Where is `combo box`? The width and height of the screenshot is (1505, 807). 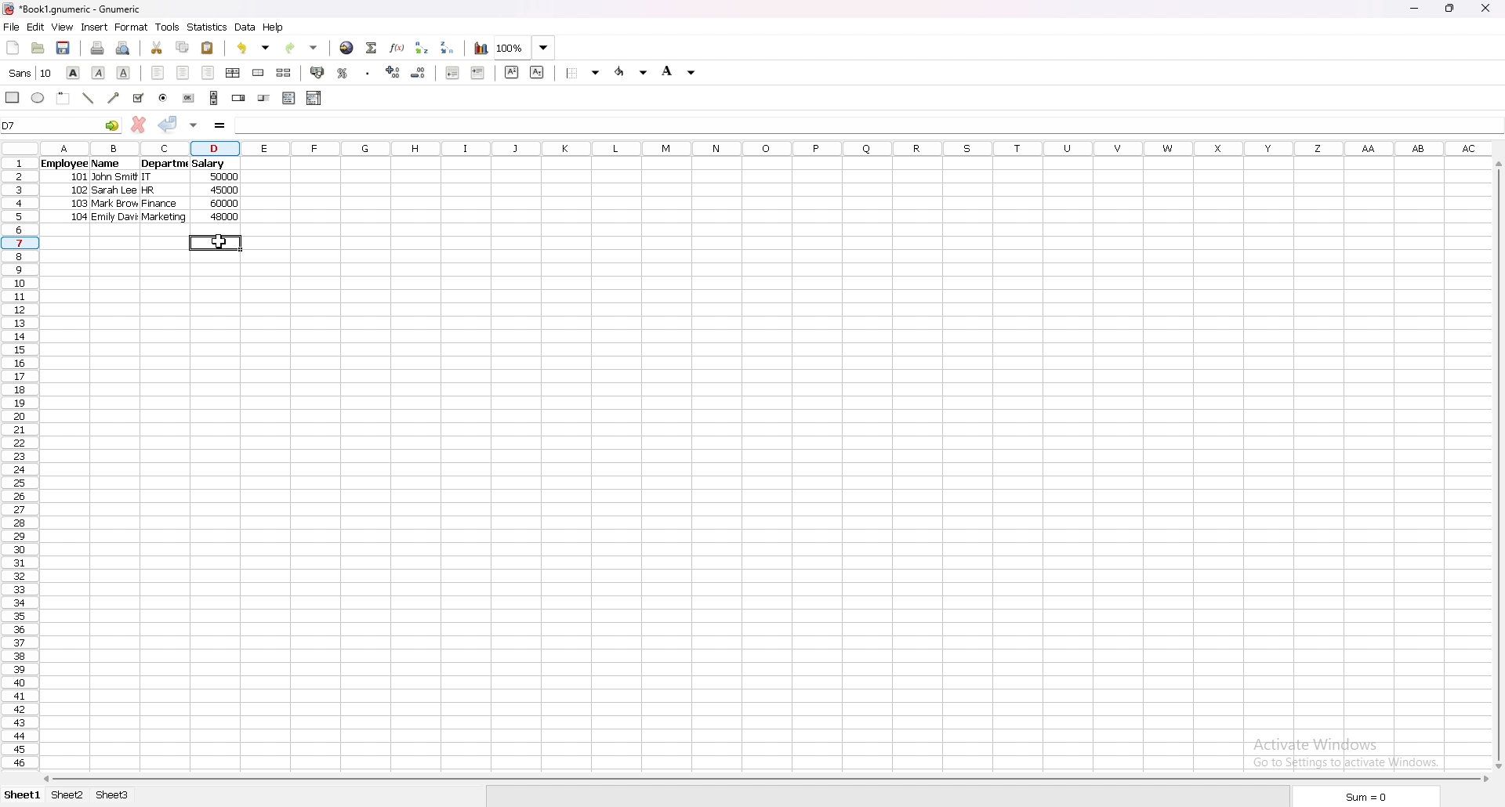
combo box is located at coordinates (314, 98).